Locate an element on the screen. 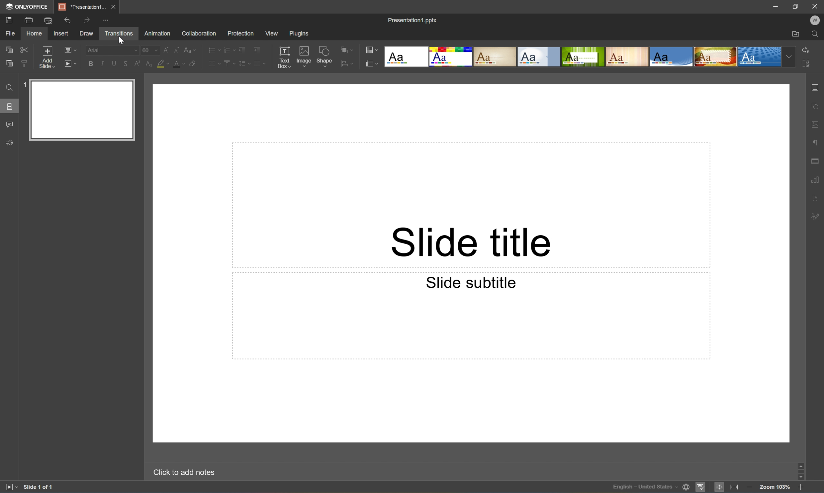 The image size is (824, 493). Align shapes is located at coordinates (347, 63).